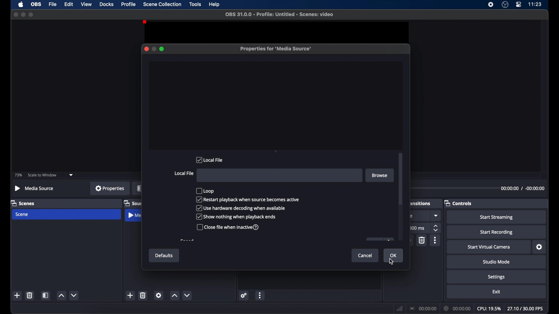 The height and width of the screenshot is (314, 559). Describe the element at coordinates (139, 188) in the screenshot. I see `filters` at that location.